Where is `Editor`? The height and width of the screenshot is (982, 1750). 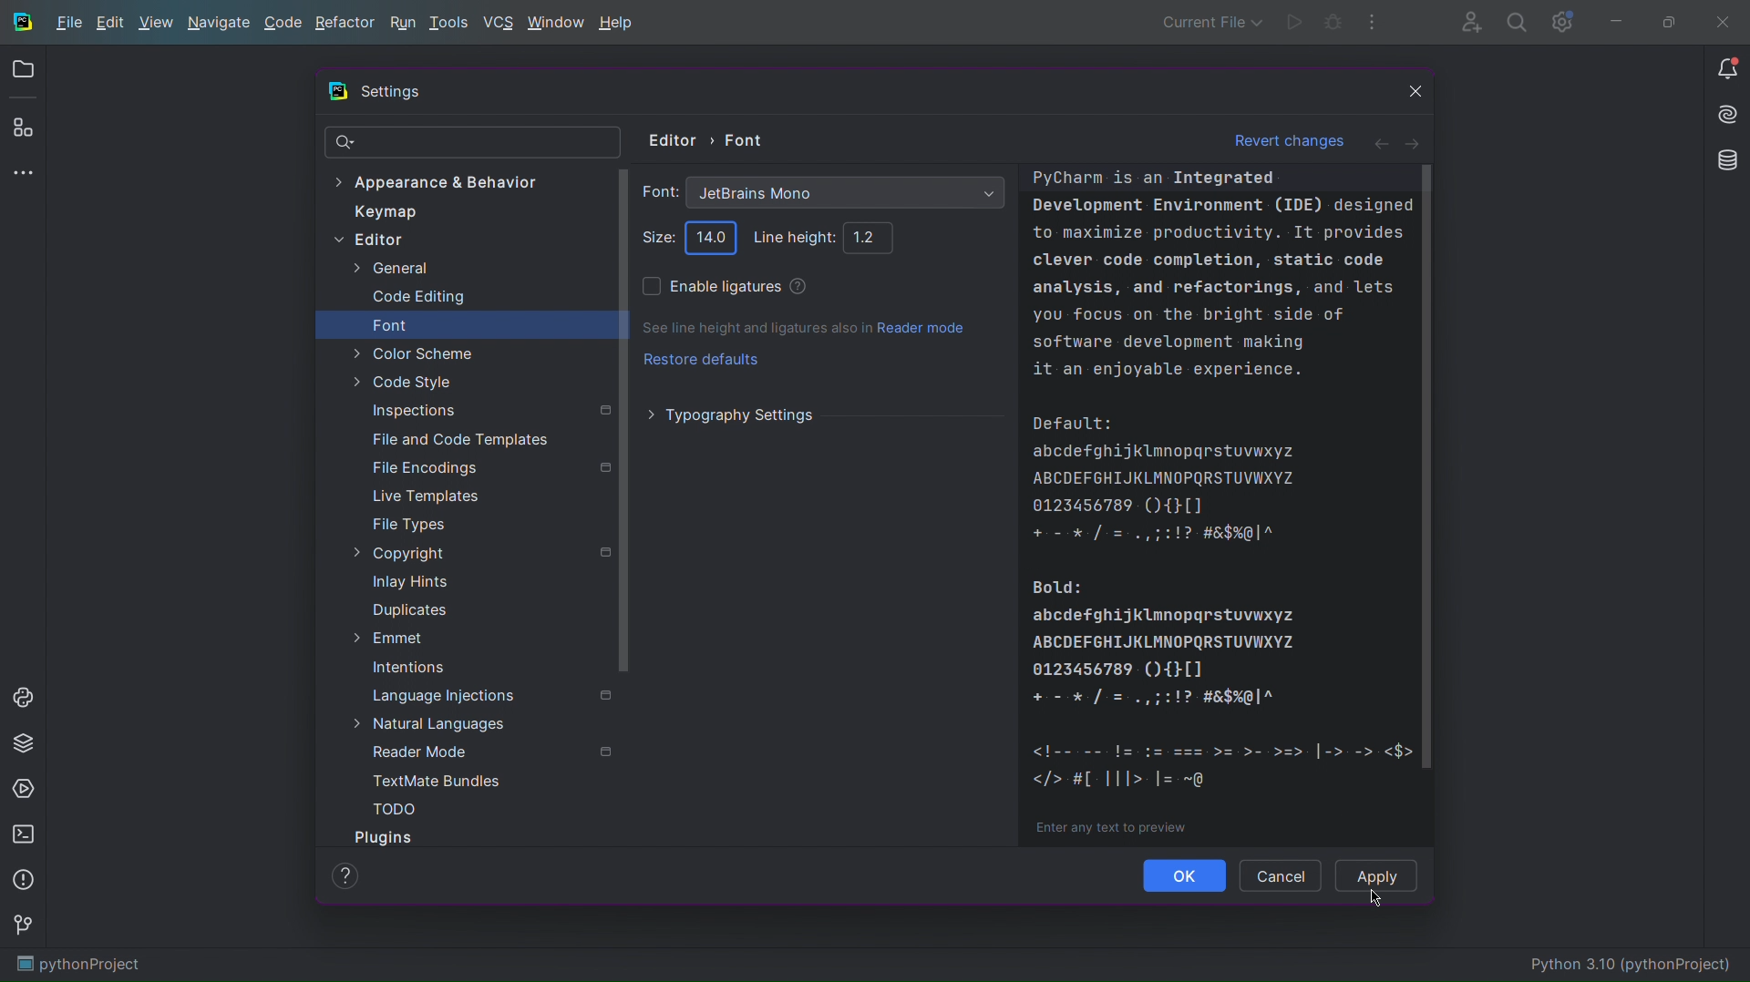 Editor is located at coordinates (368, 240).